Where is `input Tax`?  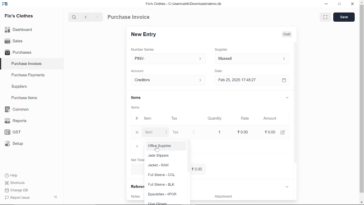
input Tax is located at coordinates (186, 132).